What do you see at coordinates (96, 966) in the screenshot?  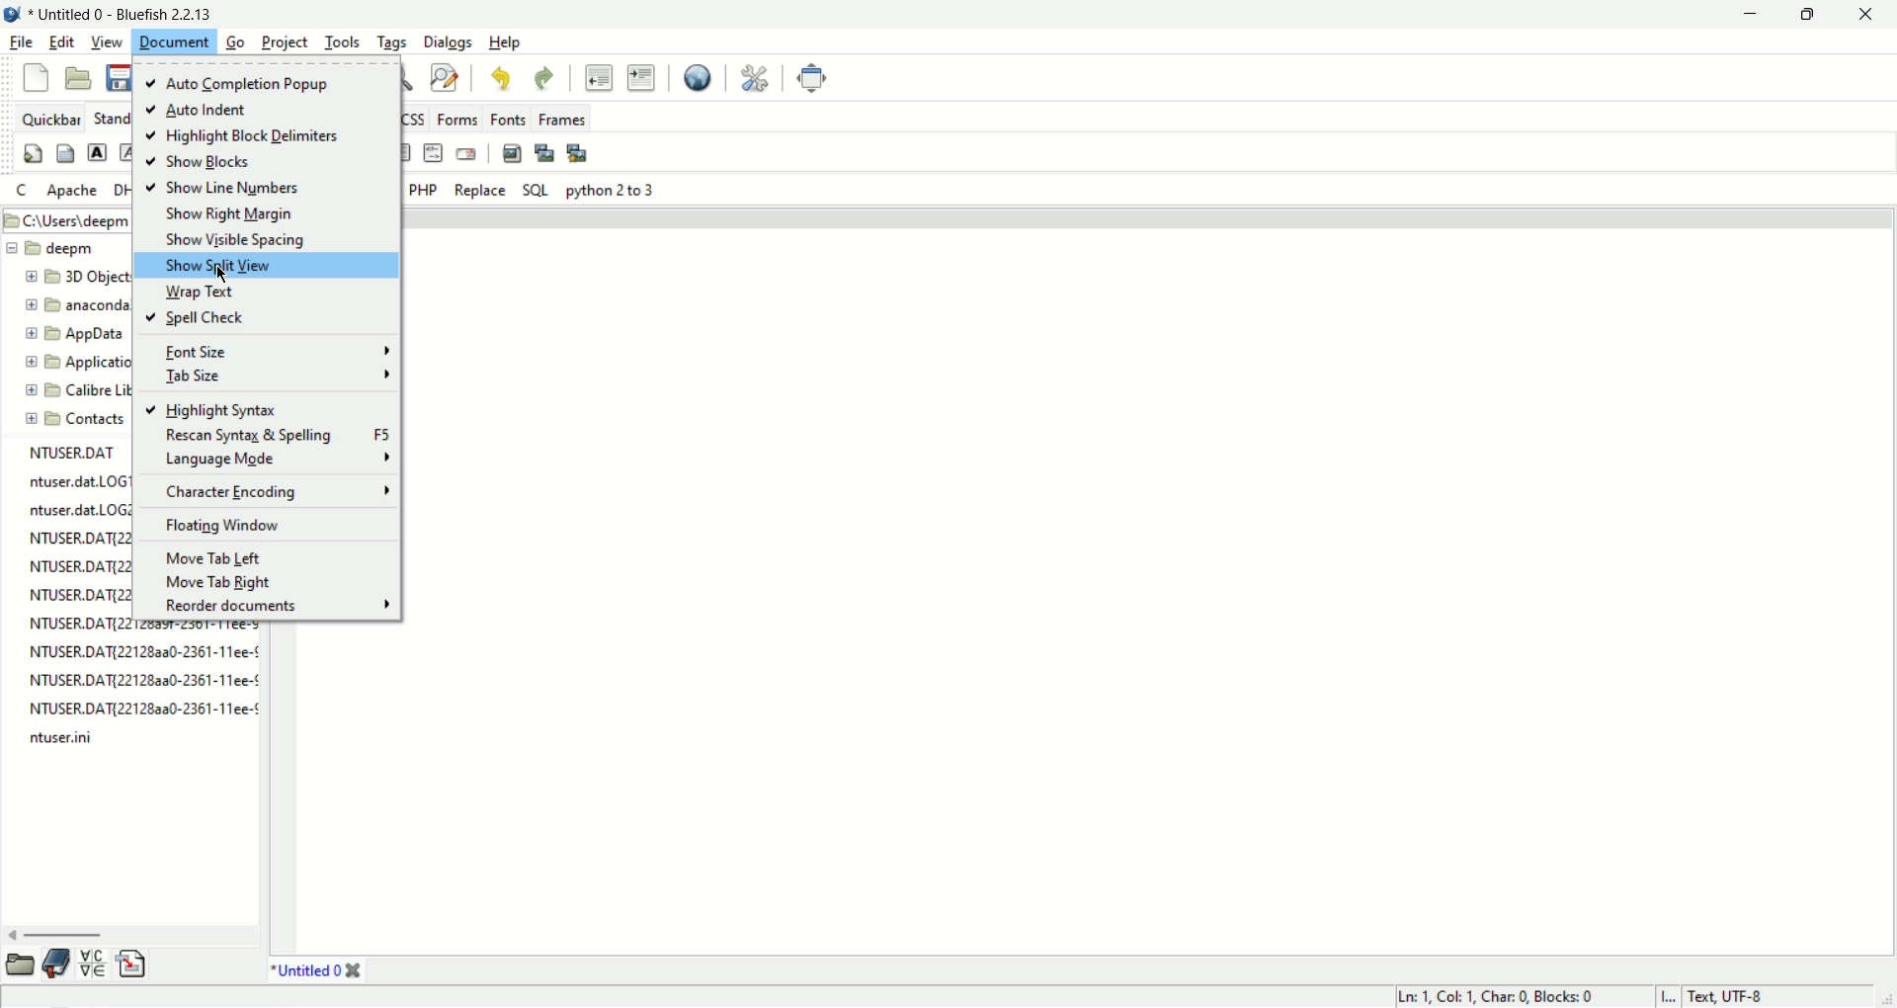 I see `char map` at bounding box center [96, 966].